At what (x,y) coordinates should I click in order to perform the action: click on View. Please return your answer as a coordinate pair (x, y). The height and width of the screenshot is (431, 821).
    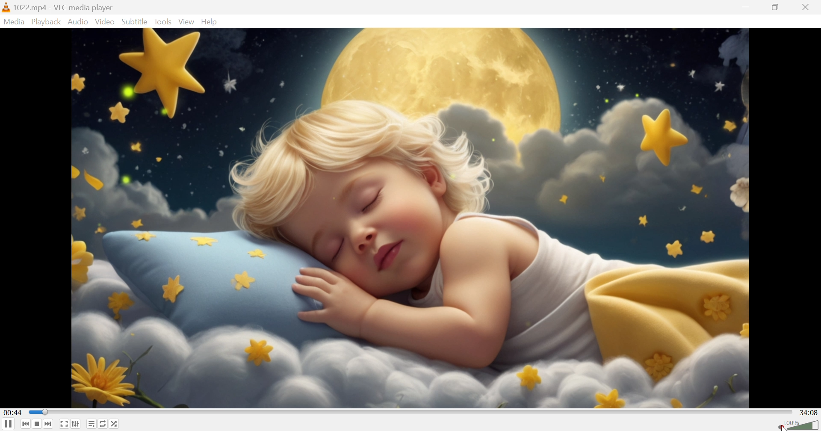
    Looking at the image, I should click on (186, 22).